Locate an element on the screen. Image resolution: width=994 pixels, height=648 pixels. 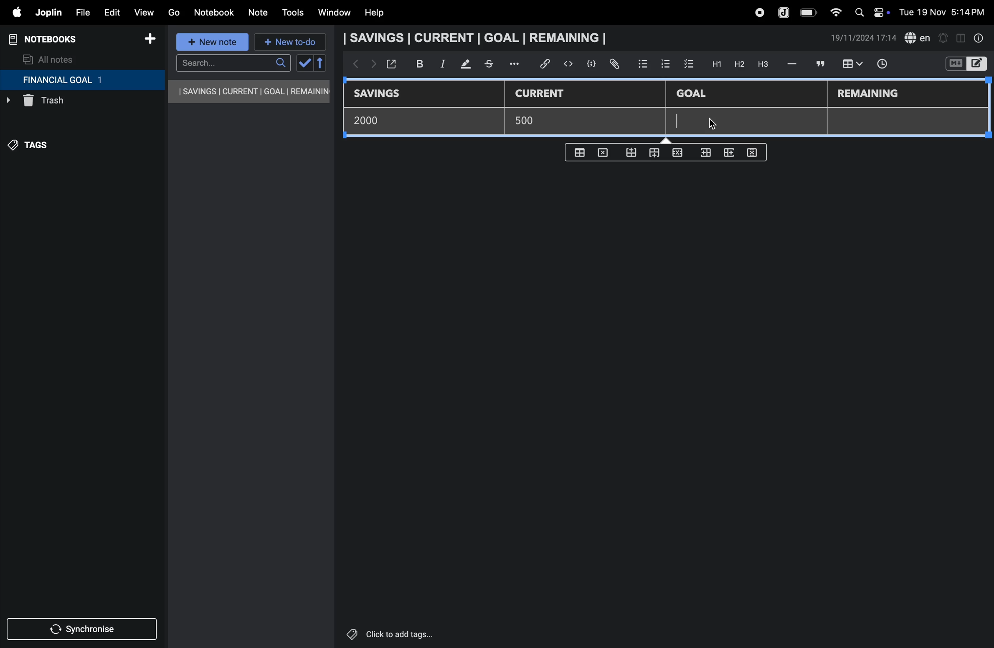
H1 is located at coordinates (715, 64).